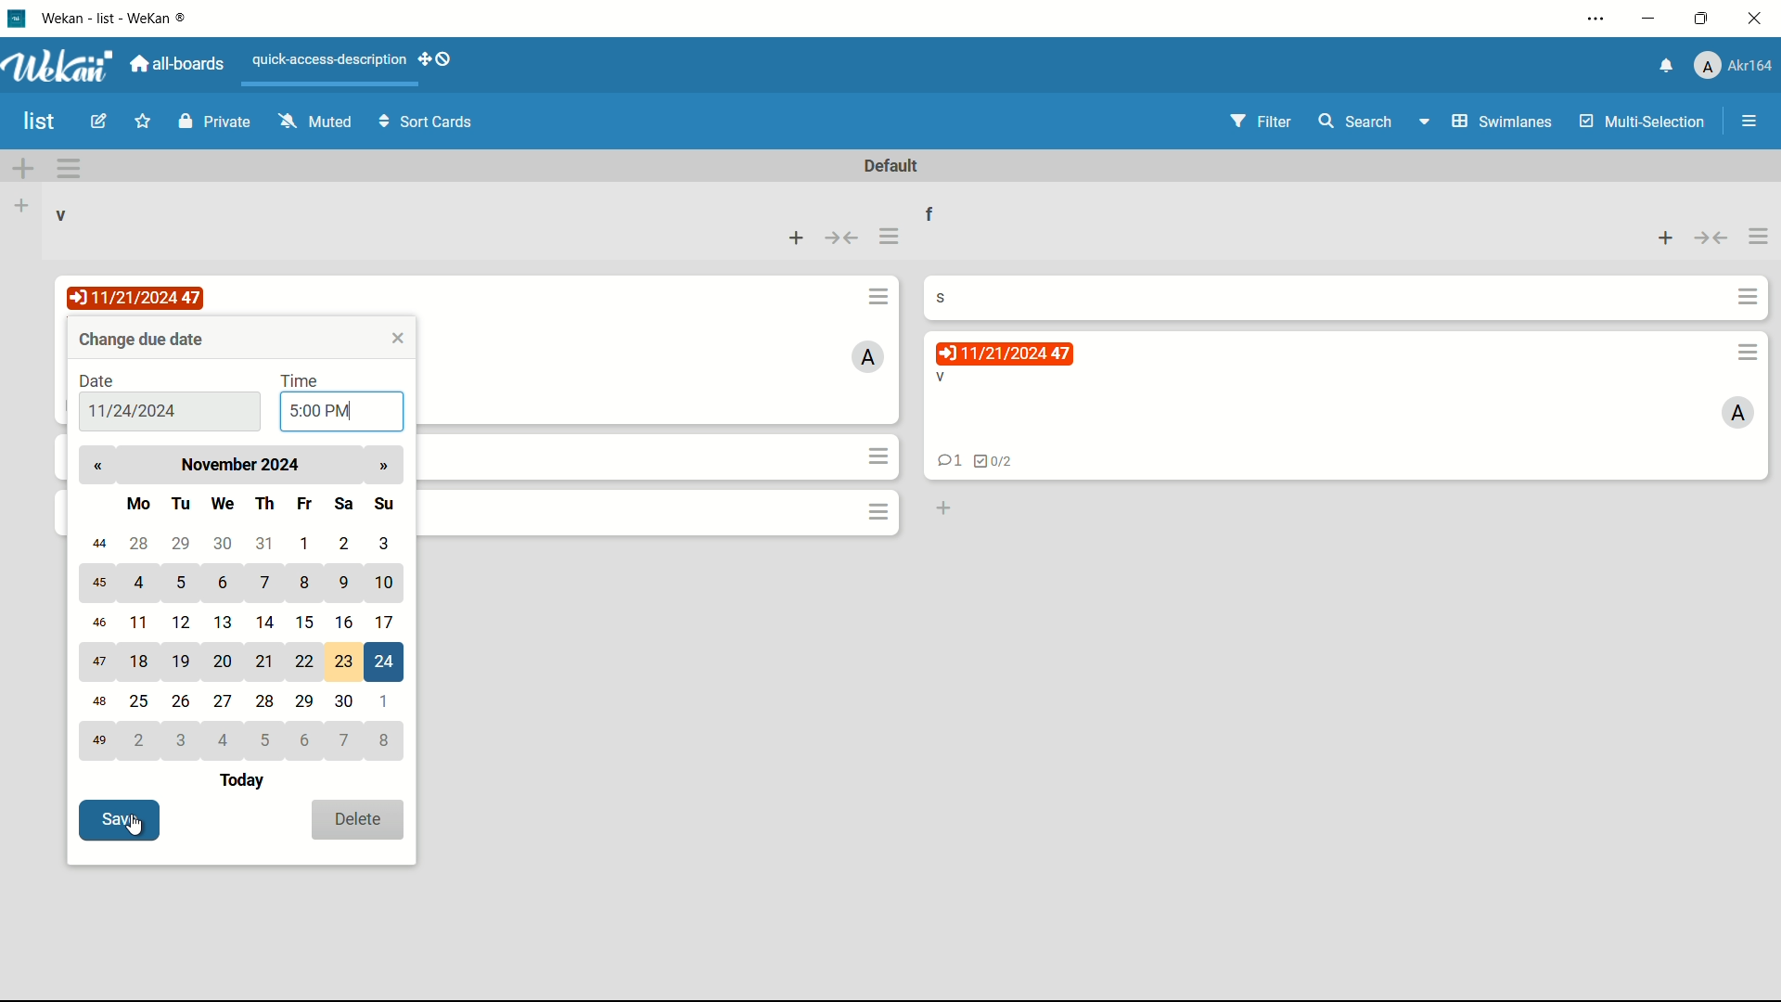 This screenshot has height=1002, width=1781. What do you see at coordinates (152, 837) in the screenshot?
I see `cursor` at bounding box center [152, 837].